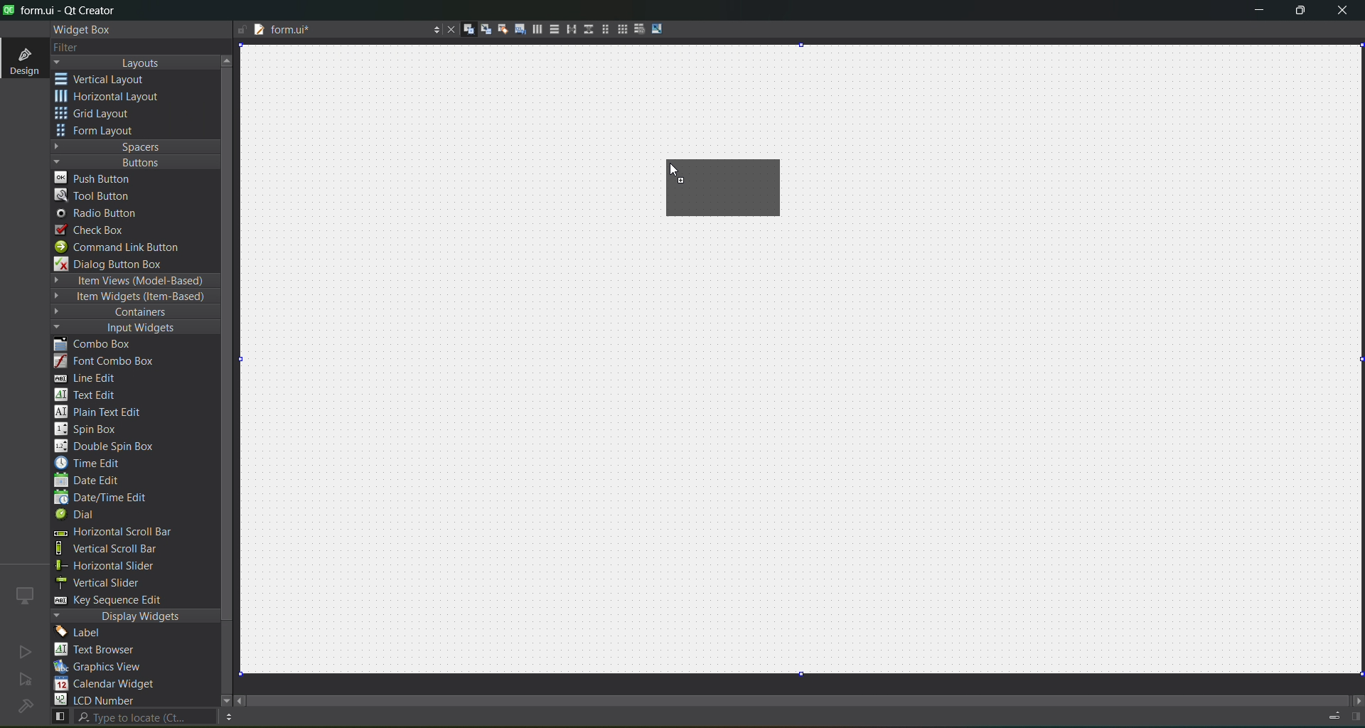  What do you see at coordinates (119, 264) in the screenshot?
I see `dialog box` at bounding box center [119, 264].